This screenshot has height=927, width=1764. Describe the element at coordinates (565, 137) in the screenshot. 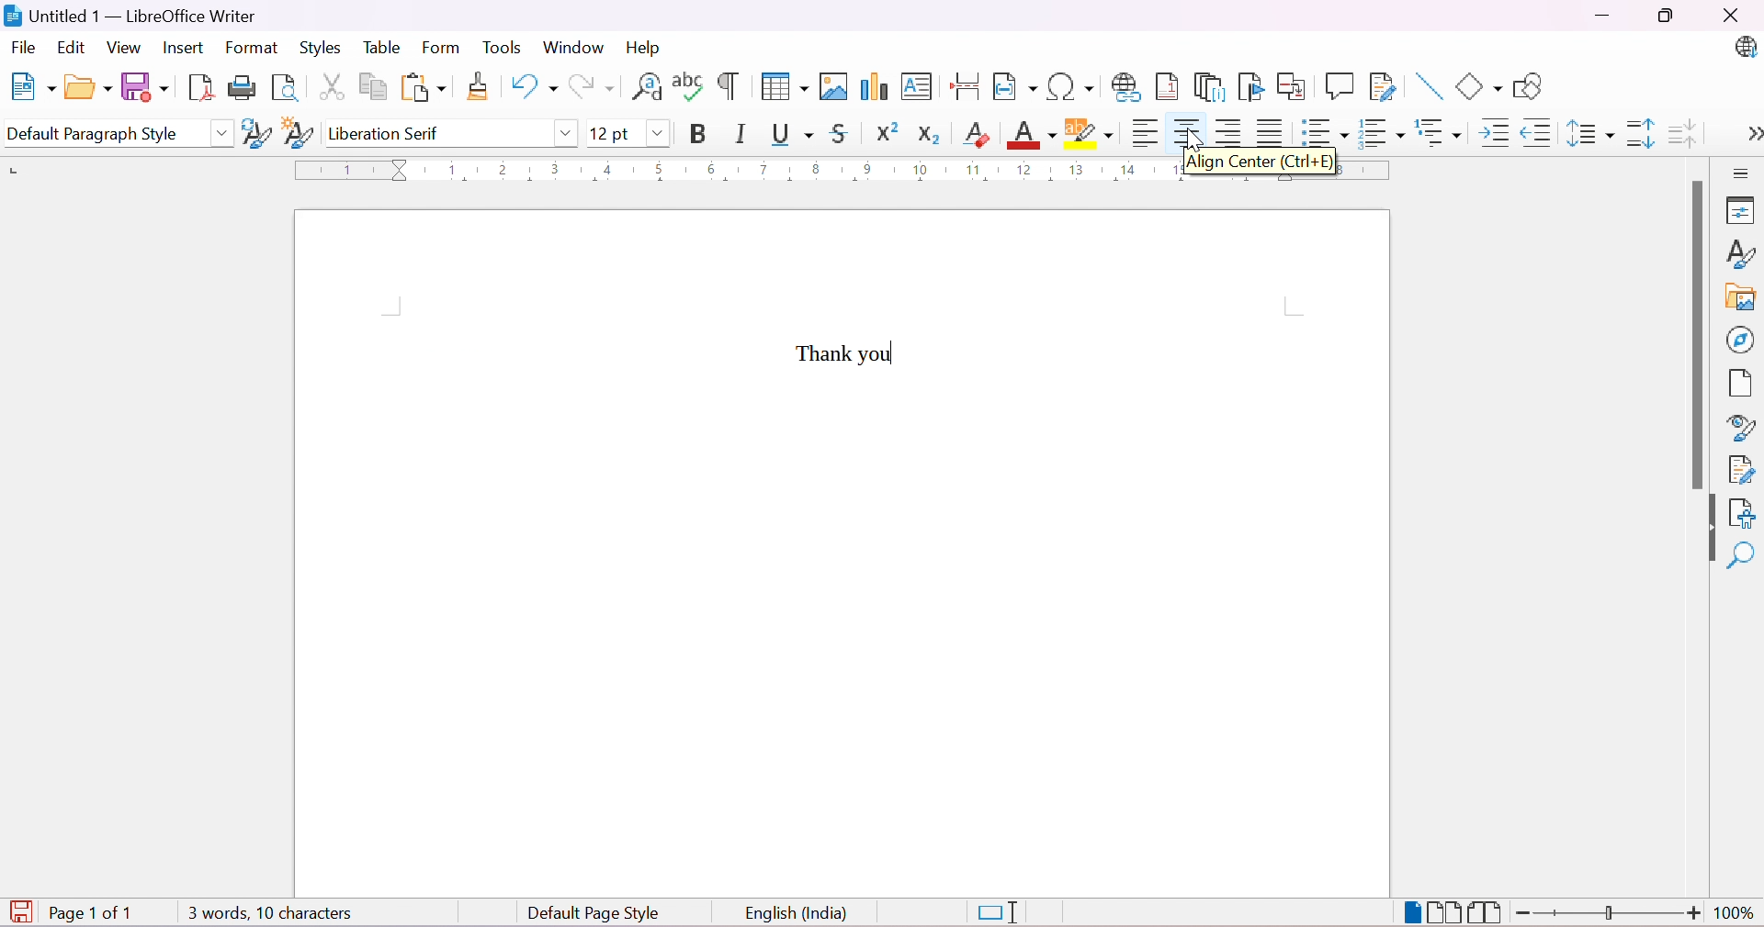

I see `Drop Down` at that location.